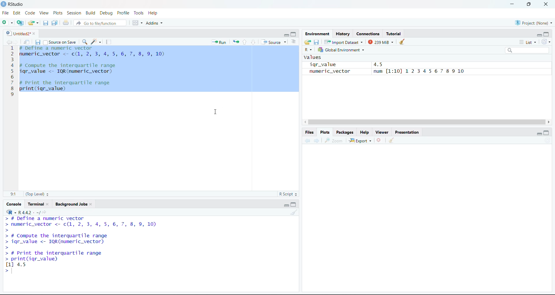 The height and width of the screenshot is (295, 555). What do you see at coordinates (92, 12) in the screenshot?
I see `BUild` at bounding box center [92, 12].